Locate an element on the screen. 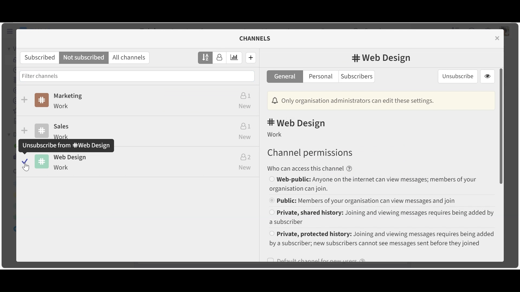 This screenshot has height=292, width=520. Subscribe/unsubscibe is located at coordinates (25, 130).